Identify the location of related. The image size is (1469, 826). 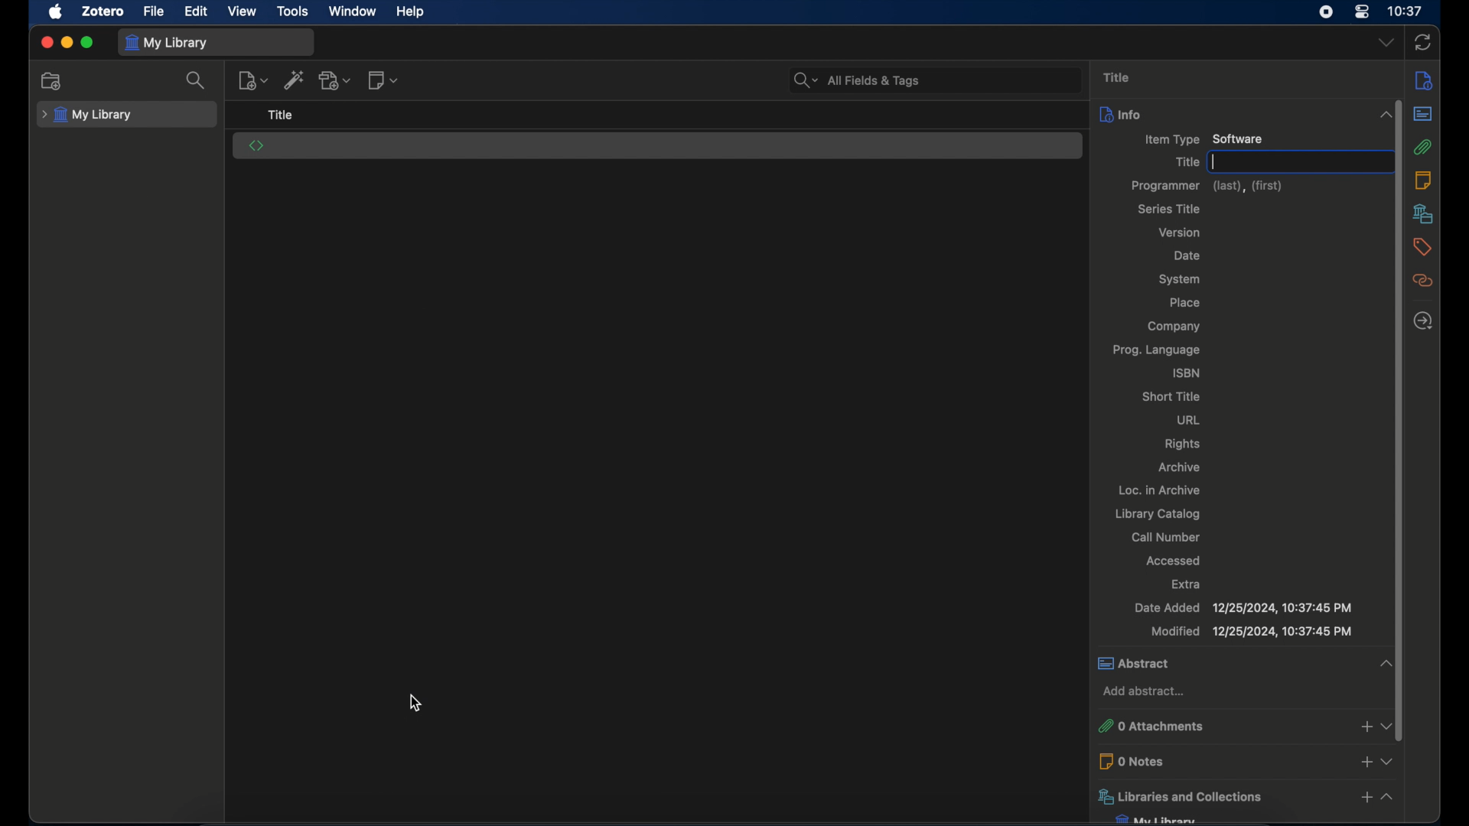
(1422, 281).